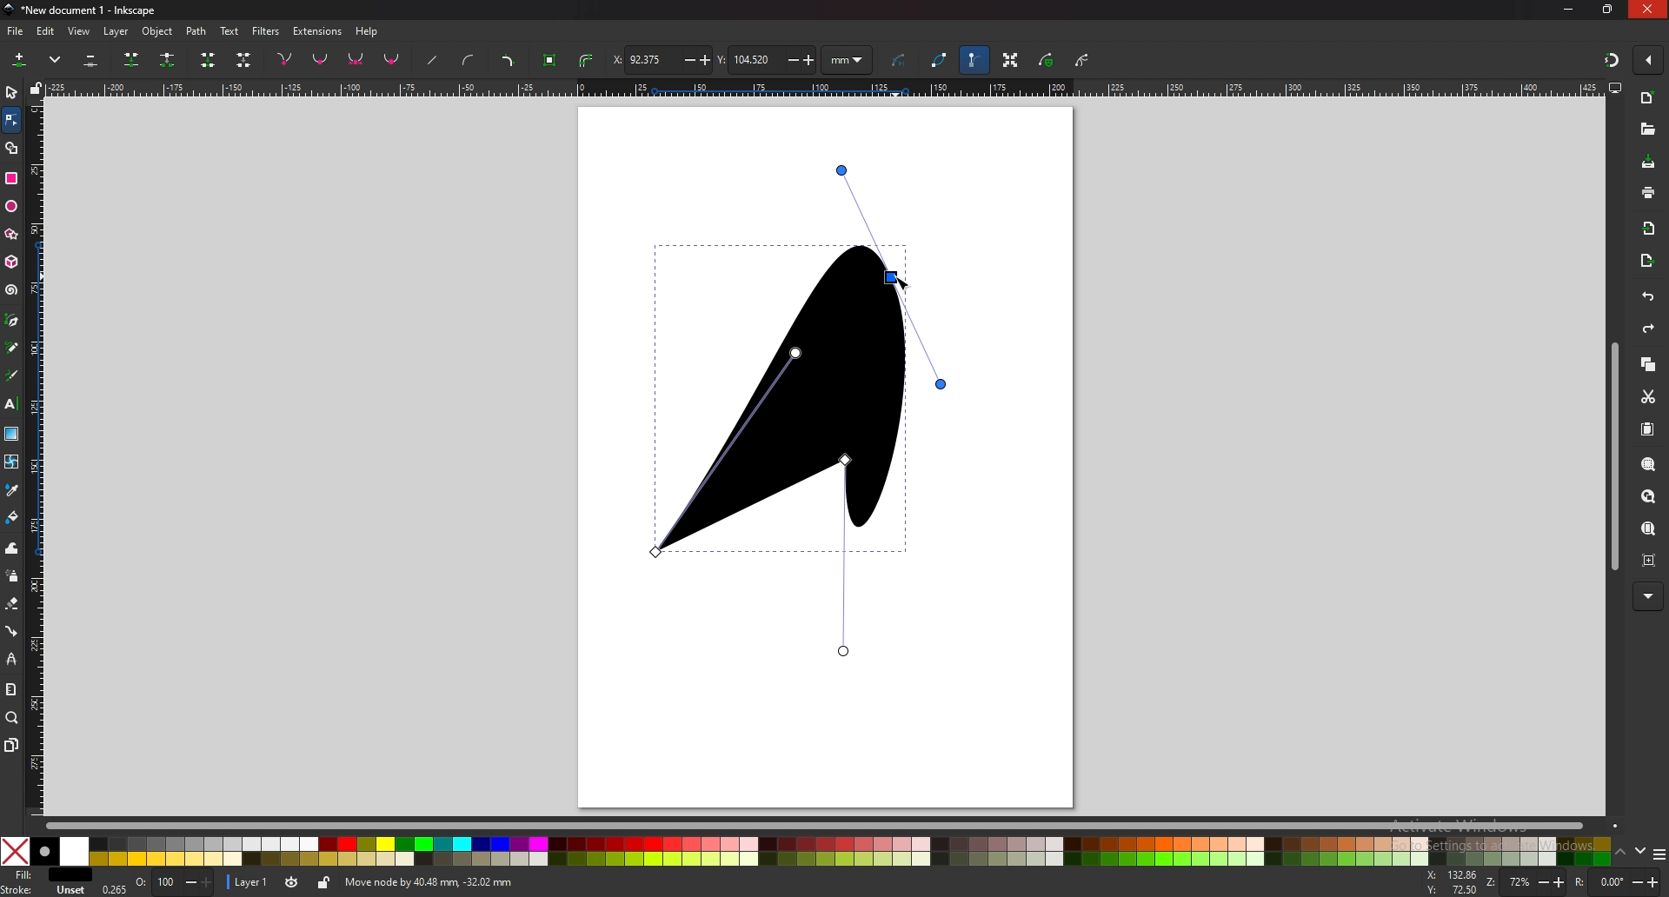  I want to click on zoom page, so click(1647, 529).